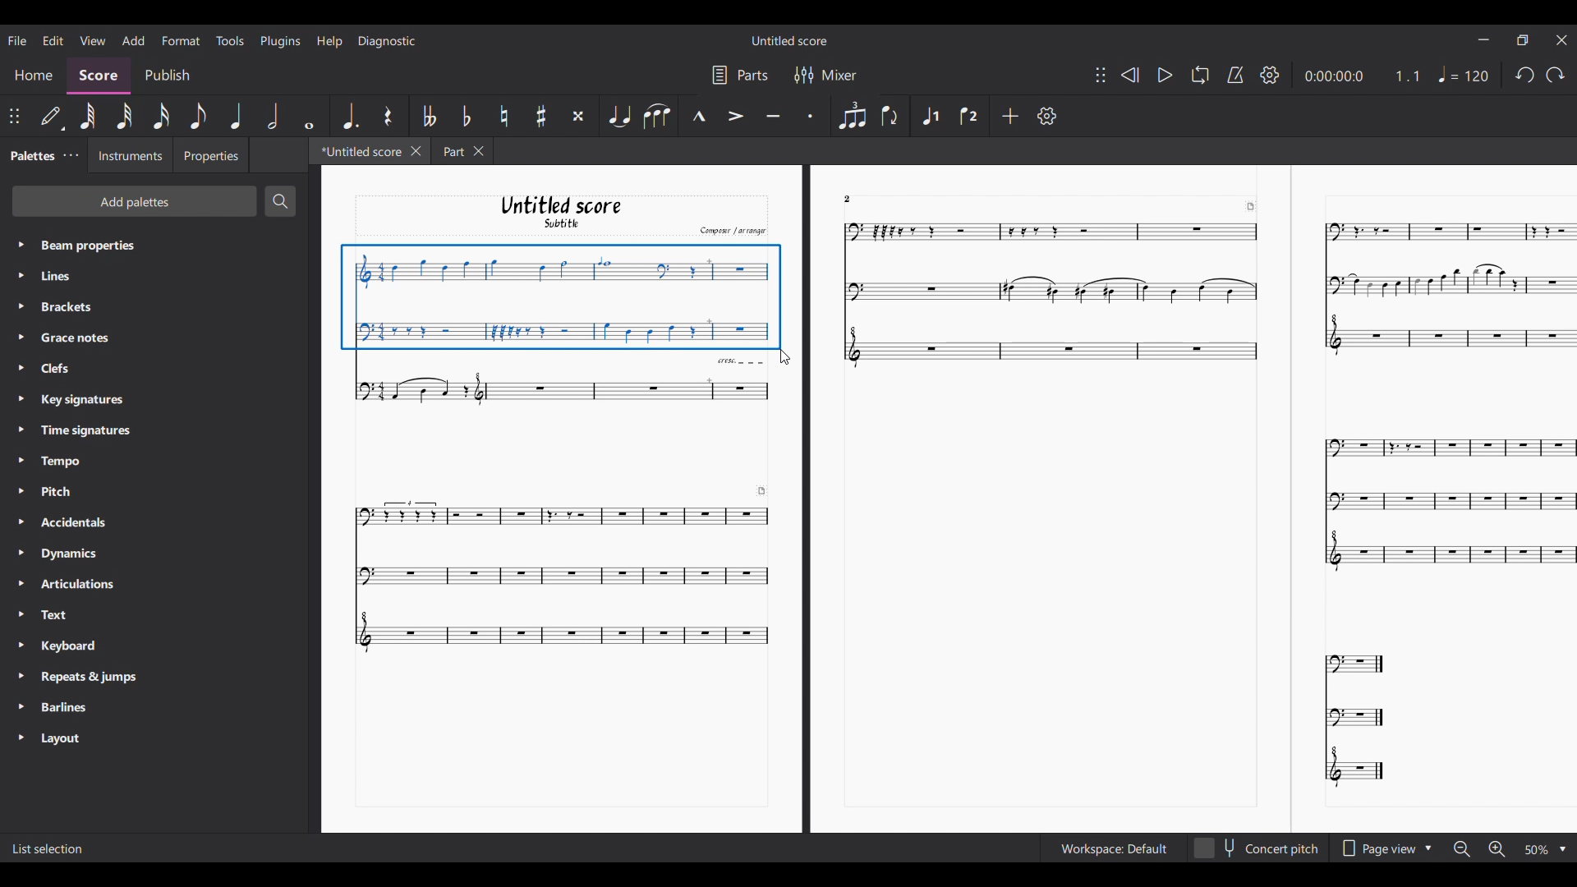 This screenshot has height=887, width=1577. Describe the element at coordinates (1451, 501) in the screenshot. I see `` at that location.